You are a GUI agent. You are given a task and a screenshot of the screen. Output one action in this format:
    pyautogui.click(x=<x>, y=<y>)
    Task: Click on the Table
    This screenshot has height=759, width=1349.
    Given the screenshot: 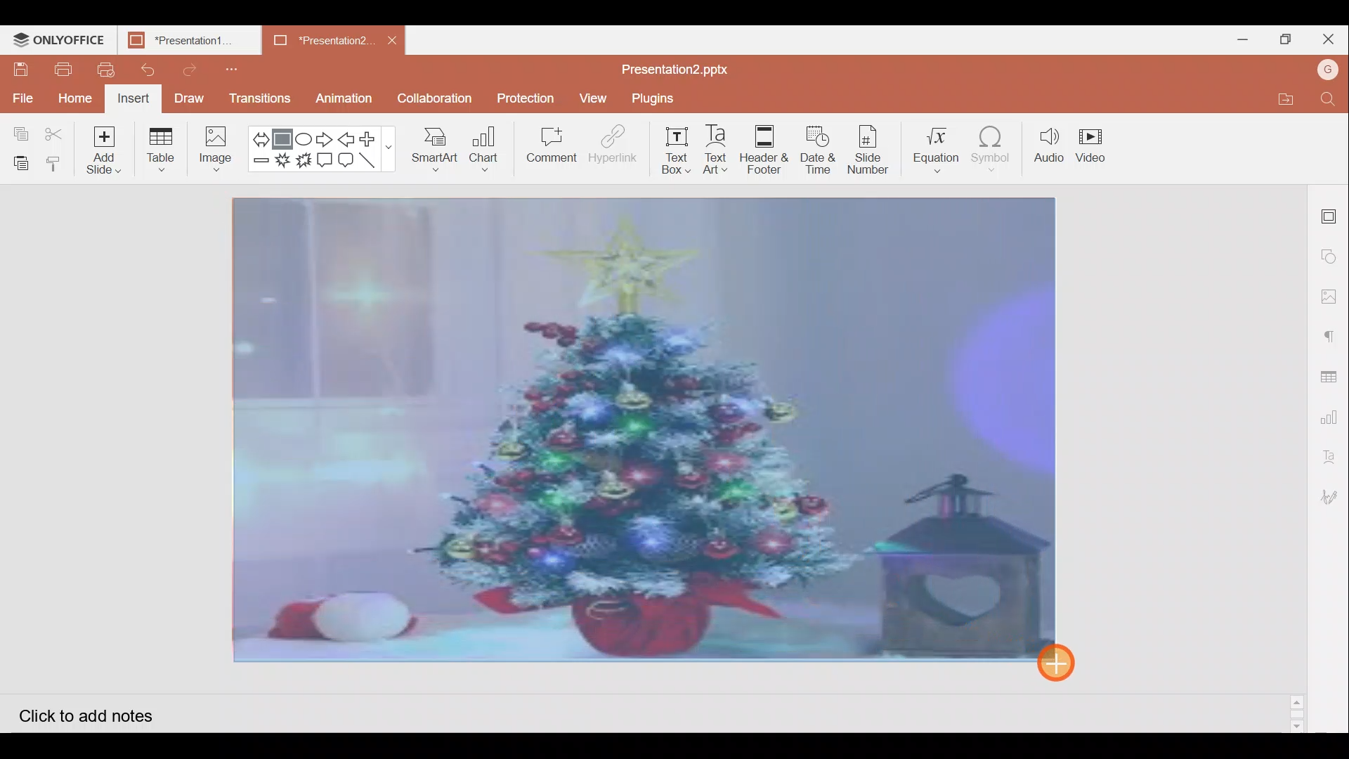 What is the action you would take?
    pyautogui.click(x=164, y=148)
    